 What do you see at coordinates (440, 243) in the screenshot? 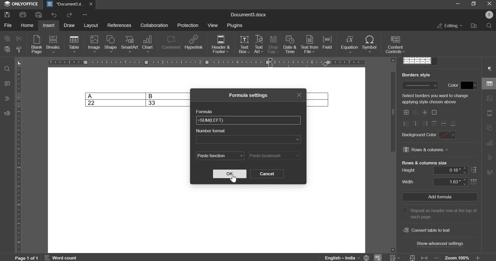
I see `show advanced settings` at bounding box center [440, 243].